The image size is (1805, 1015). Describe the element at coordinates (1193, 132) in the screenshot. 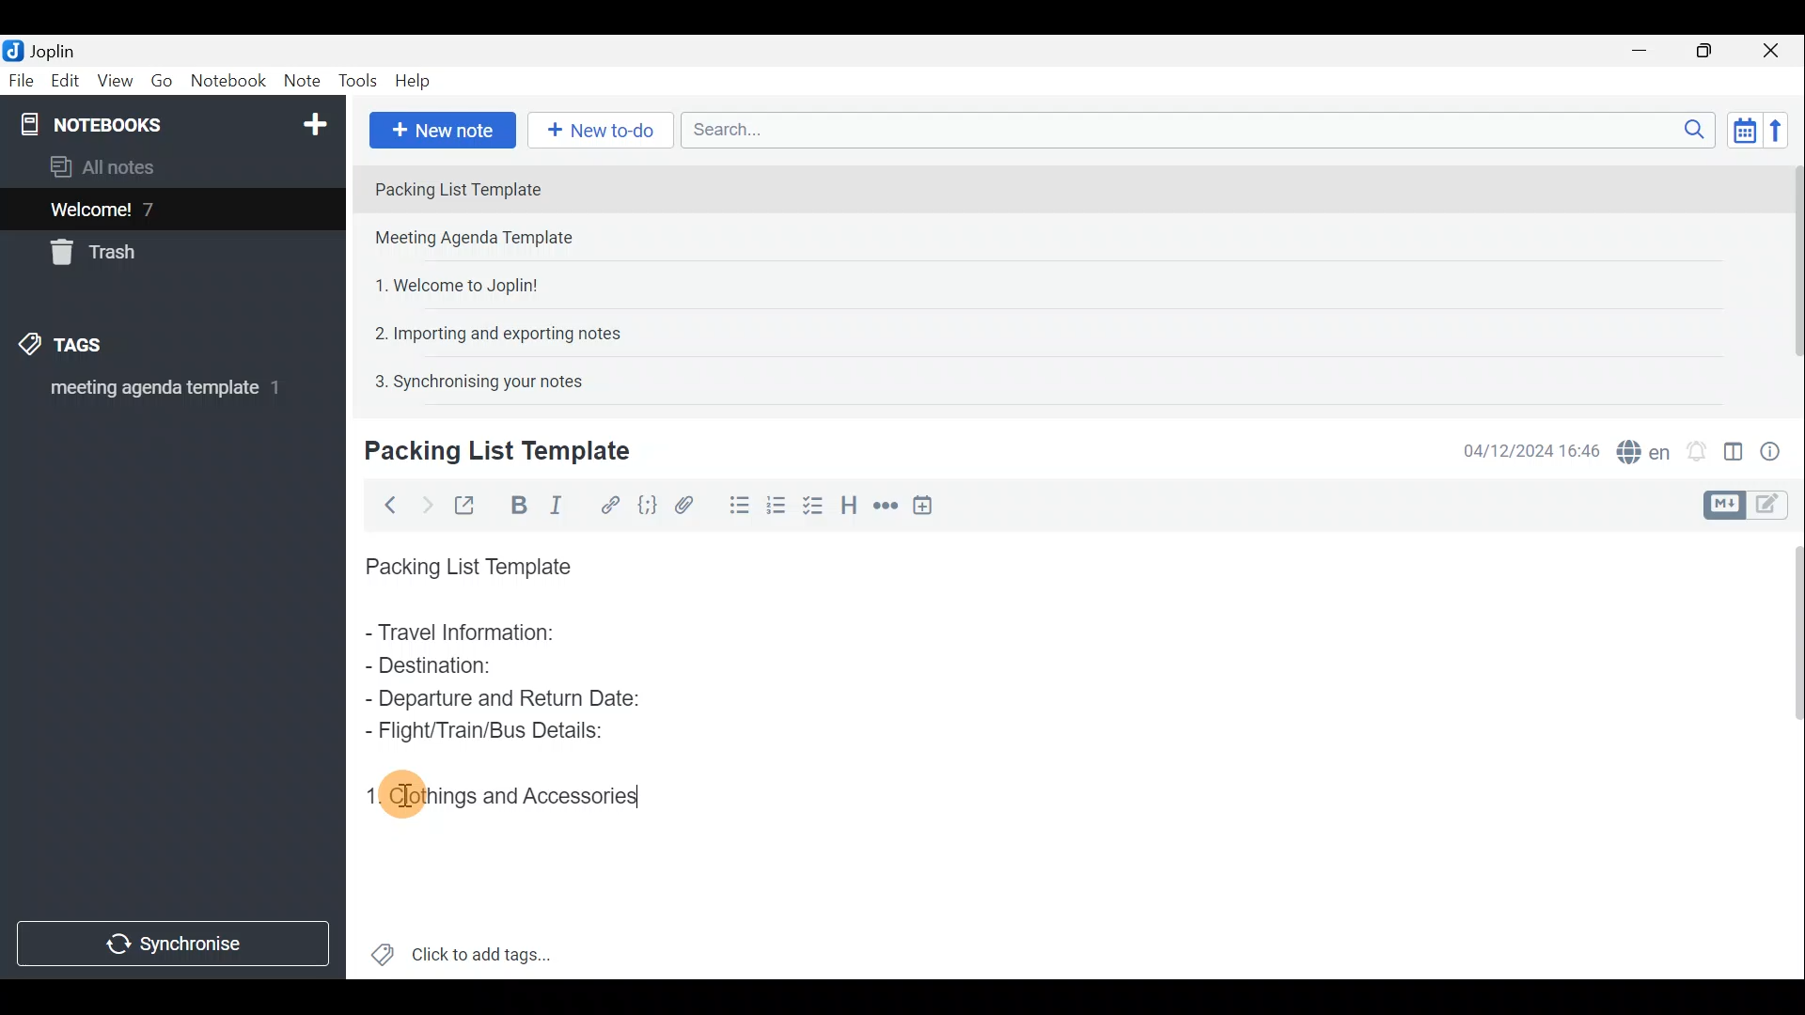

I see `Search bar` at that location.